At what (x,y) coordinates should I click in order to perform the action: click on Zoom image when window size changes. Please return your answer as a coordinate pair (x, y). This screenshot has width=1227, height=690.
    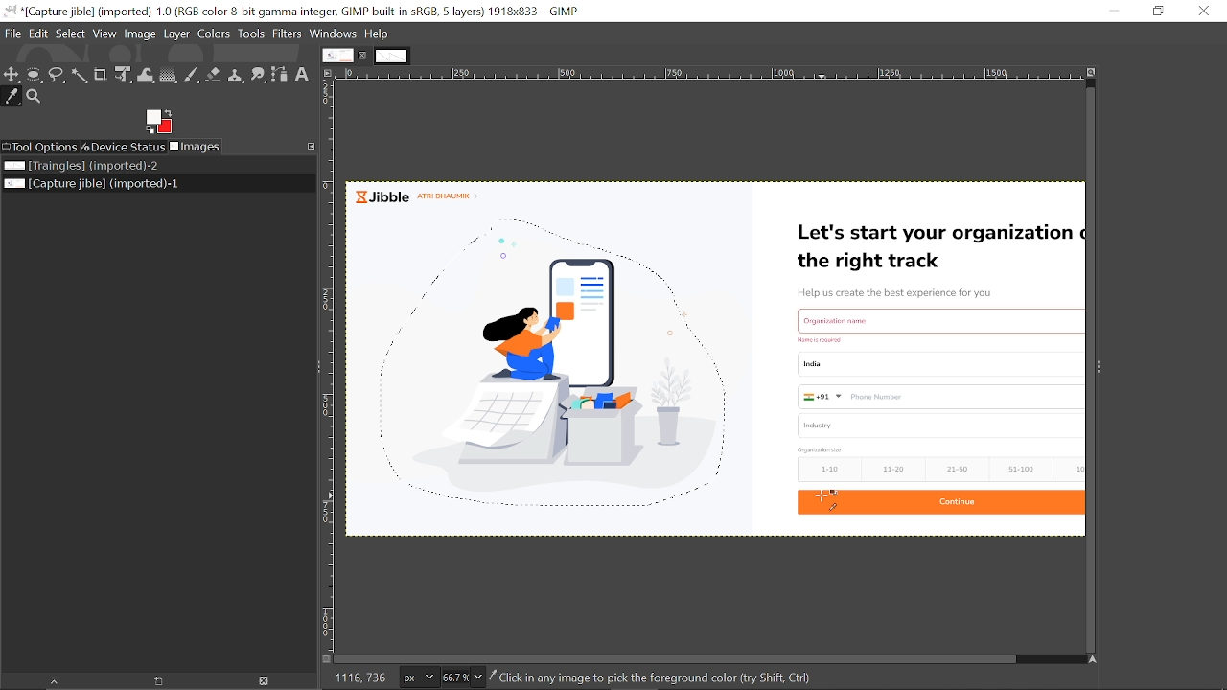
    Looking at the image, I should click on (1091, 72).